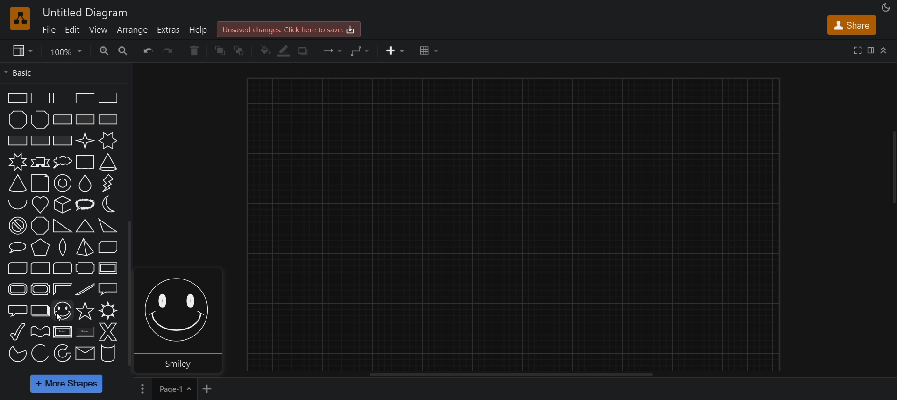 The height and width of the screenshot is (400, 897). What do you see at coordinates (333, 49) in the screenshot?
I see `connection` at bounding box center [333, 49].